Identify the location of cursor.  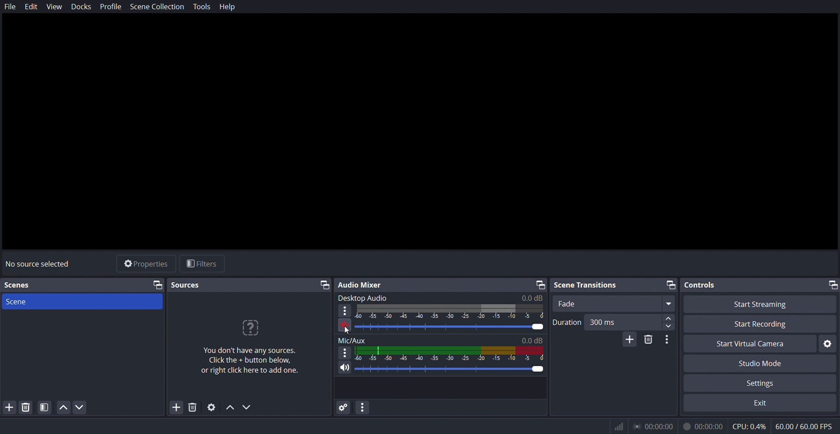
(346, 330).